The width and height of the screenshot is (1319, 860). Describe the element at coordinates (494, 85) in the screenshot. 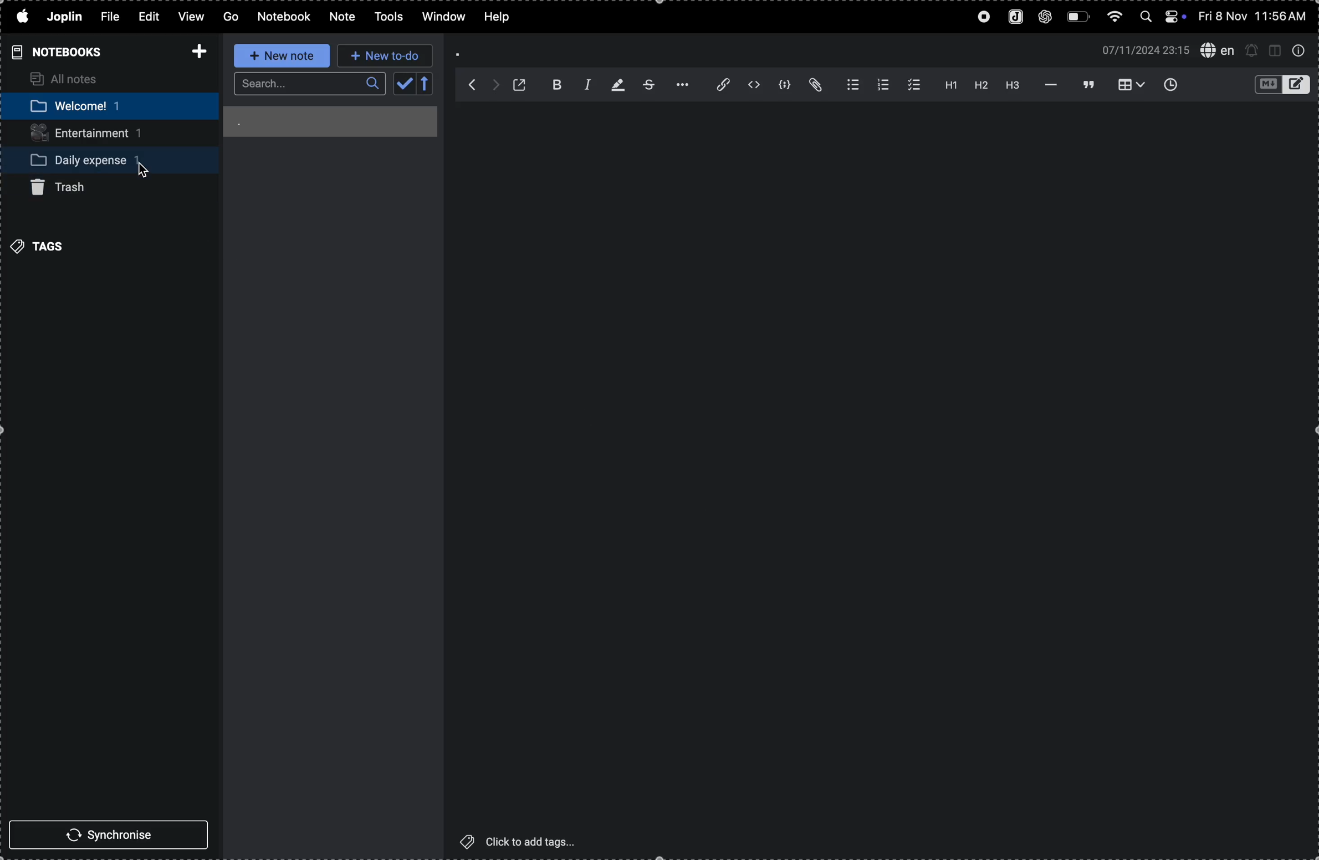

I see `forward` at that location.